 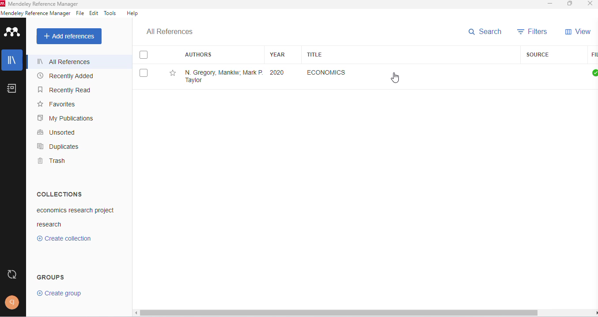 What do you see at coordinates (532, 32) in the screenshot?
I see `filters` at bounding box center [532, 32].